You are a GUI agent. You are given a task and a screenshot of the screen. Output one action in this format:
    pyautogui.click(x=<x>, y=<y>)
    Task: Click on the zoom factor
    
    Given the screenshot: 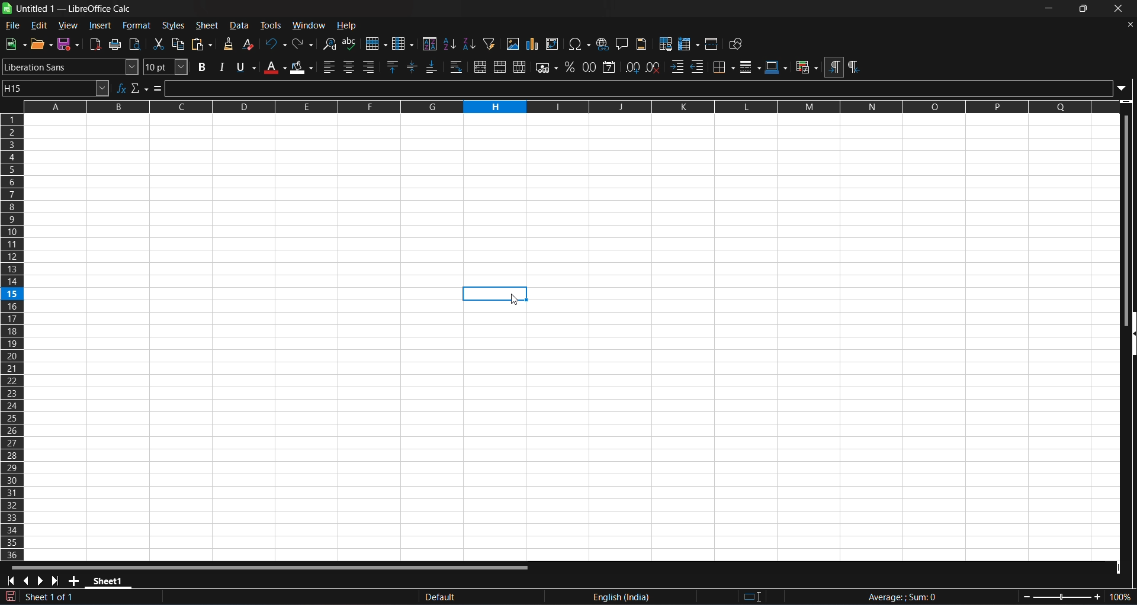 What is the action you would take?
    pyautogui.click(x=1077, y=596)
    